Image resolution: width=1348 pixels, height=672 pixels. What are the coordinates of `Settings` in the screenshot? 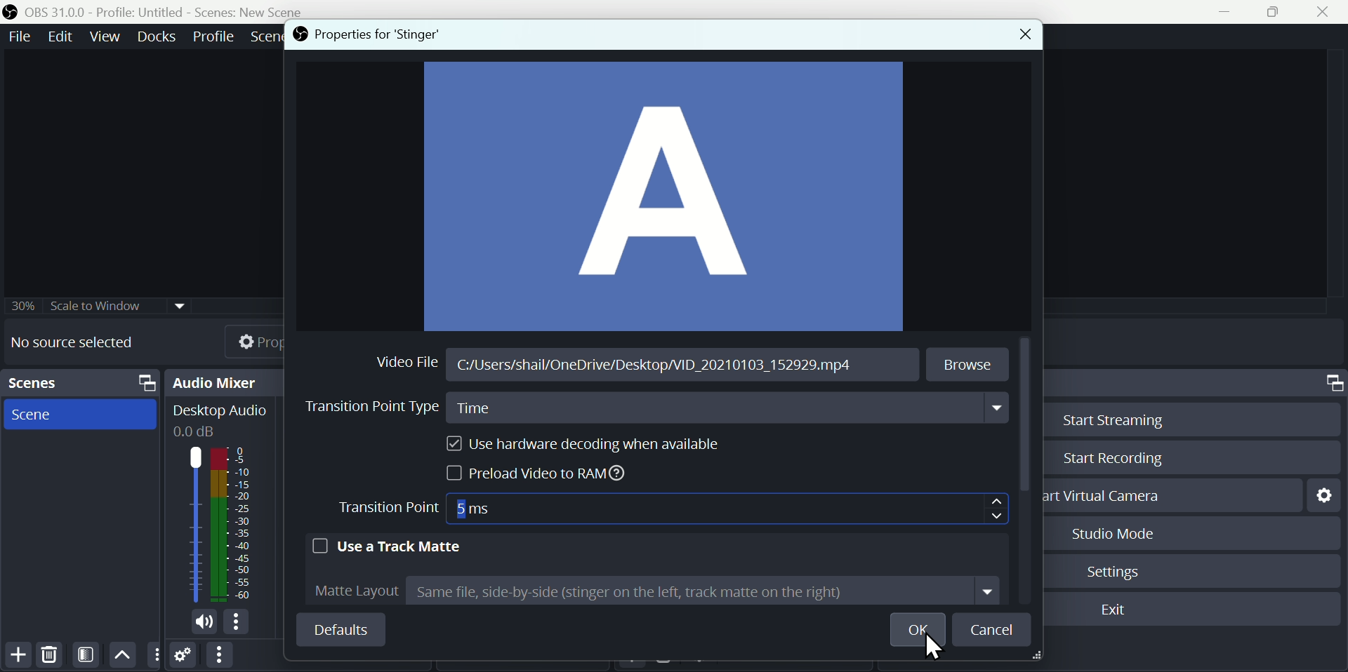 It's located at (1118, 570).